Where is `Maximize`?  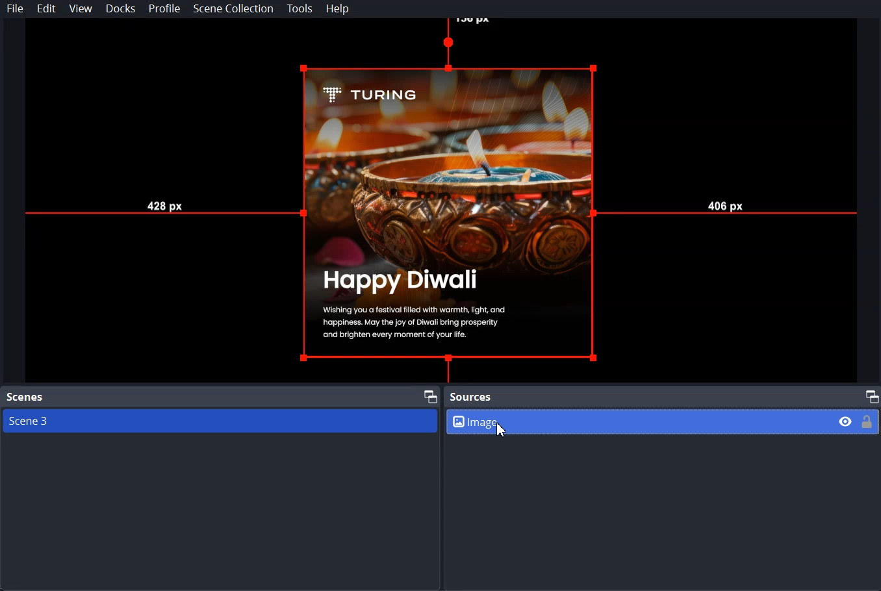
Maximize is located at coordinates (871, 396).